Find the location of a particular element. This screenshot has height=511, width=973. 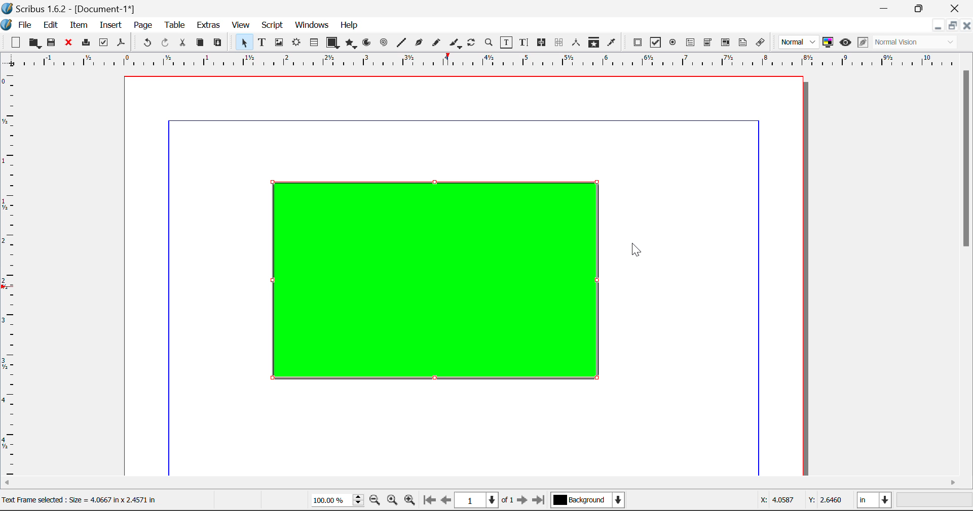

Polygon is located at coordinates (352, 44).